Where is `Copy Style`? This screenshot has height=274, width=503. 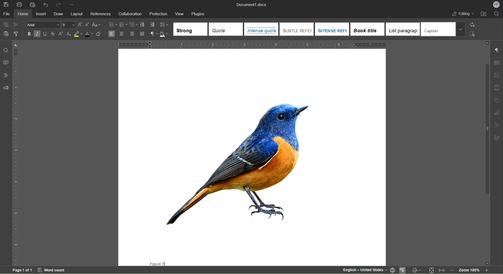
Copy Style is located at coordinates (17, 34).